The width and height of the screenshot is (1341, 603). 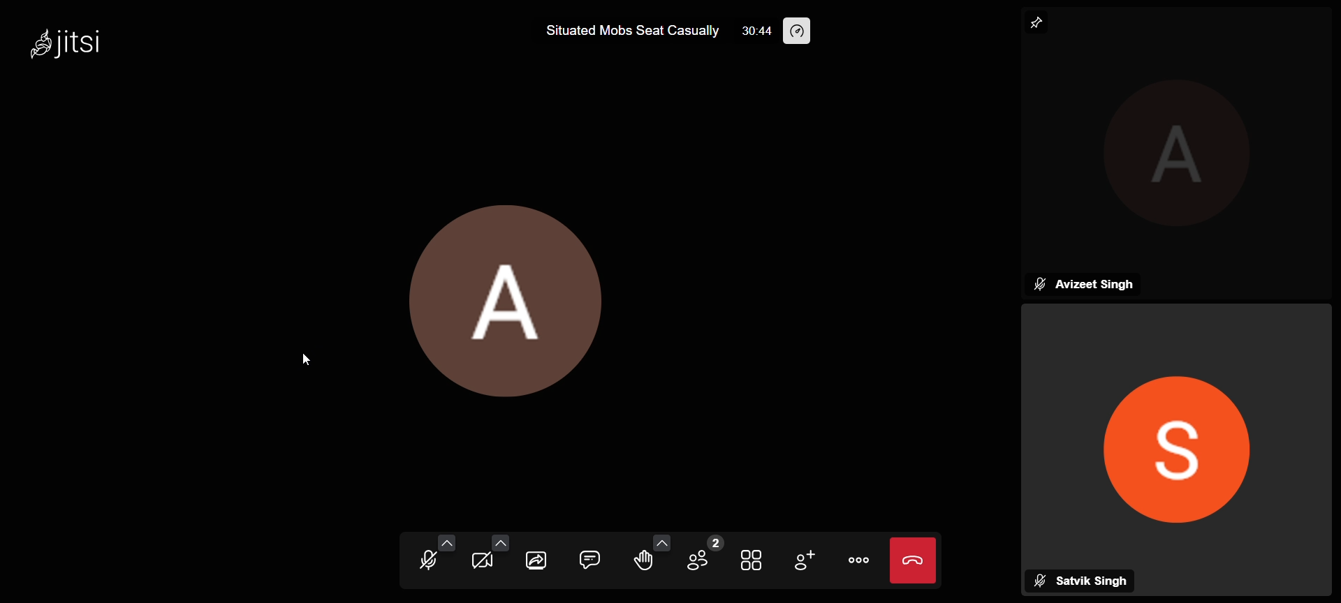 I want to click on satvik singh, so click(x=1085, y=579).